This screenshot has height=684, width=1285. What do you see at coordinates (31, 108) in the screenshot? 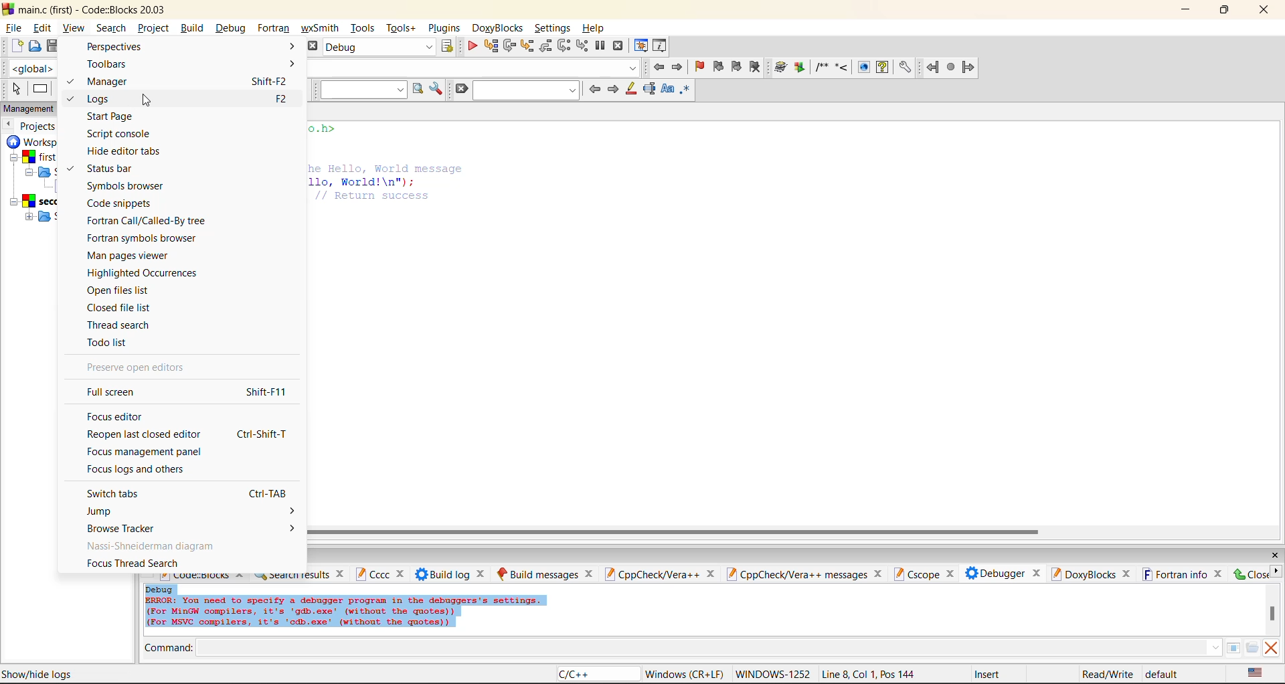
I see `management` at bounding box center [31, 108].